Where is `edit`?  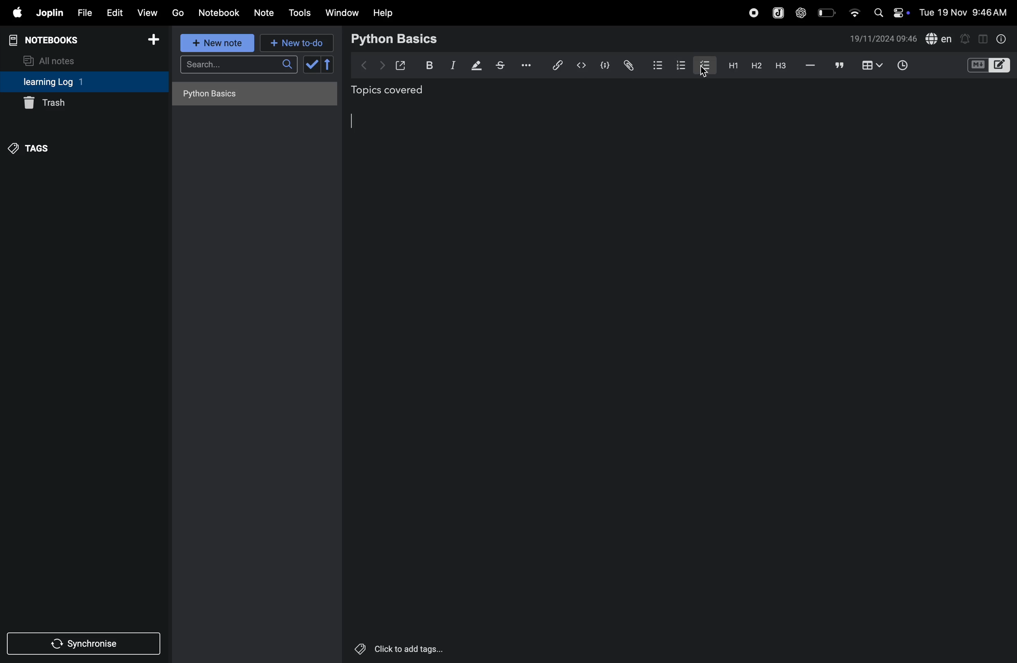 edit is located at coordinates (113, 12).